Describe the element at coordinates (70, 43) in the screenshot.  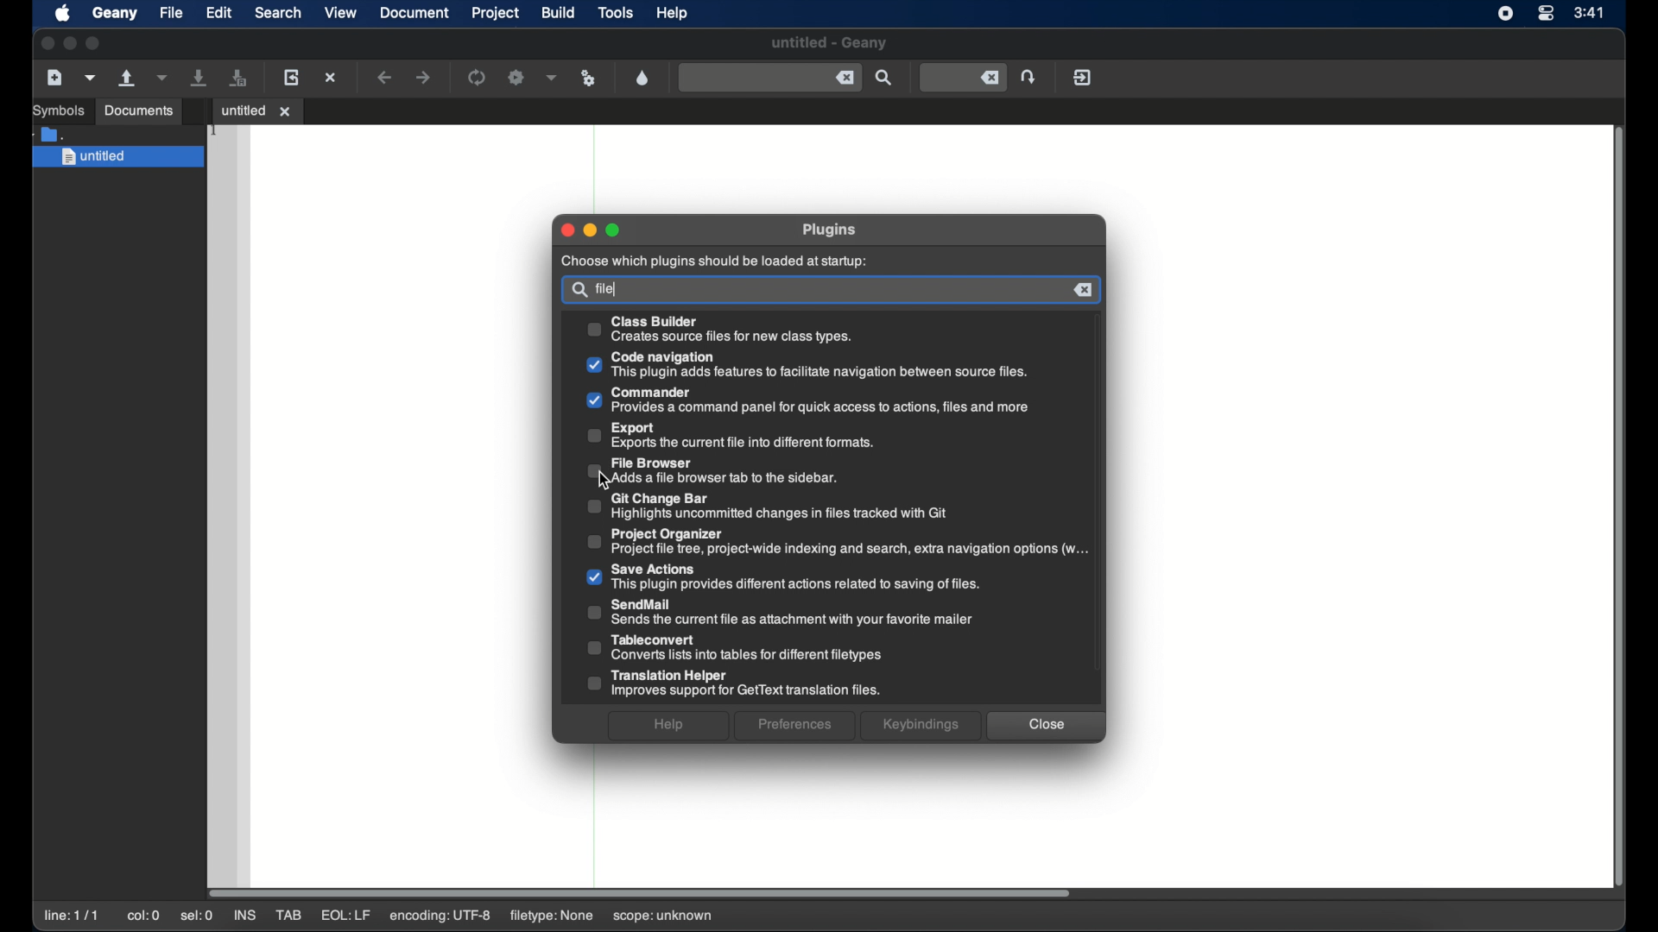
I see `minimize` at that location.